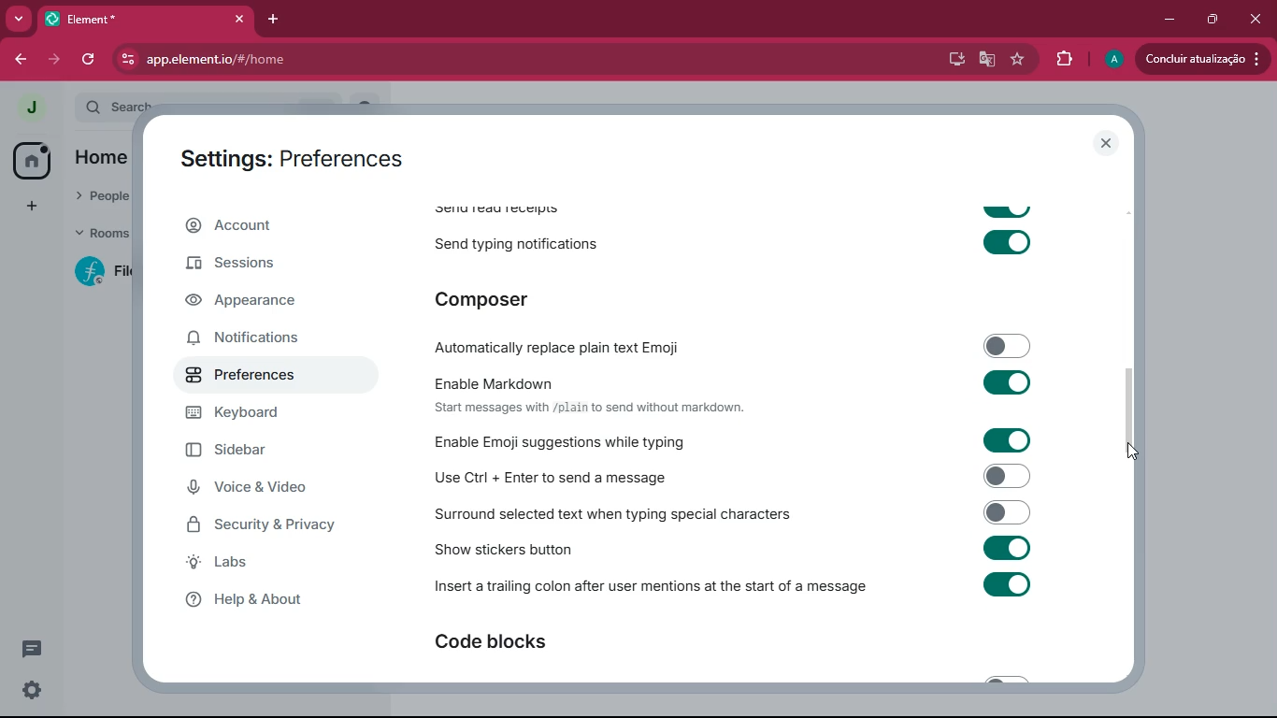  I want to click on google translate, so click(985, 59).